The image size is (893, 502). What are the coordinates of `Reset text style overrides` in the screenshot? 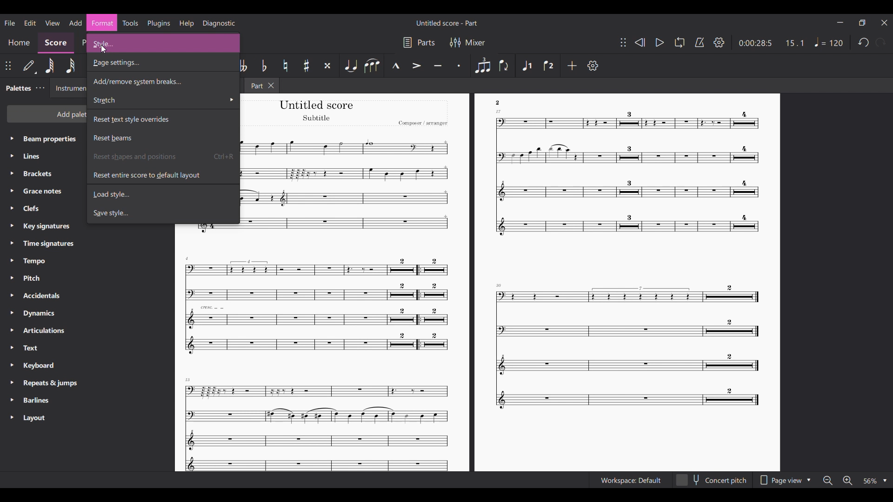 It's located at (163, 119).